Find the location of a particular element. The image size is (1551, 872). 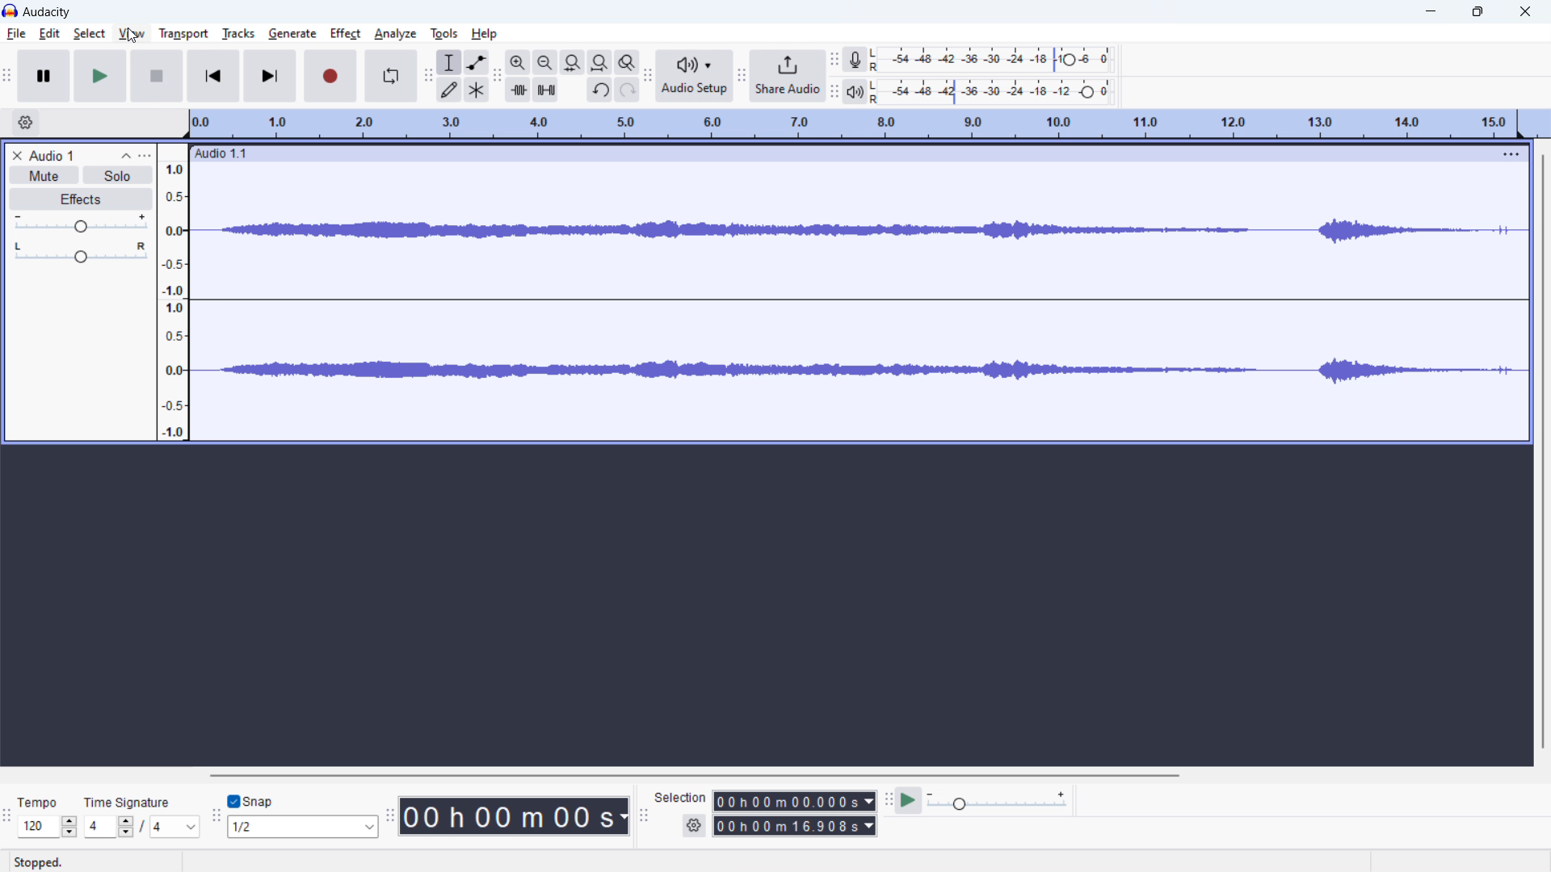

selection tool is located at coordinates (448, 61).